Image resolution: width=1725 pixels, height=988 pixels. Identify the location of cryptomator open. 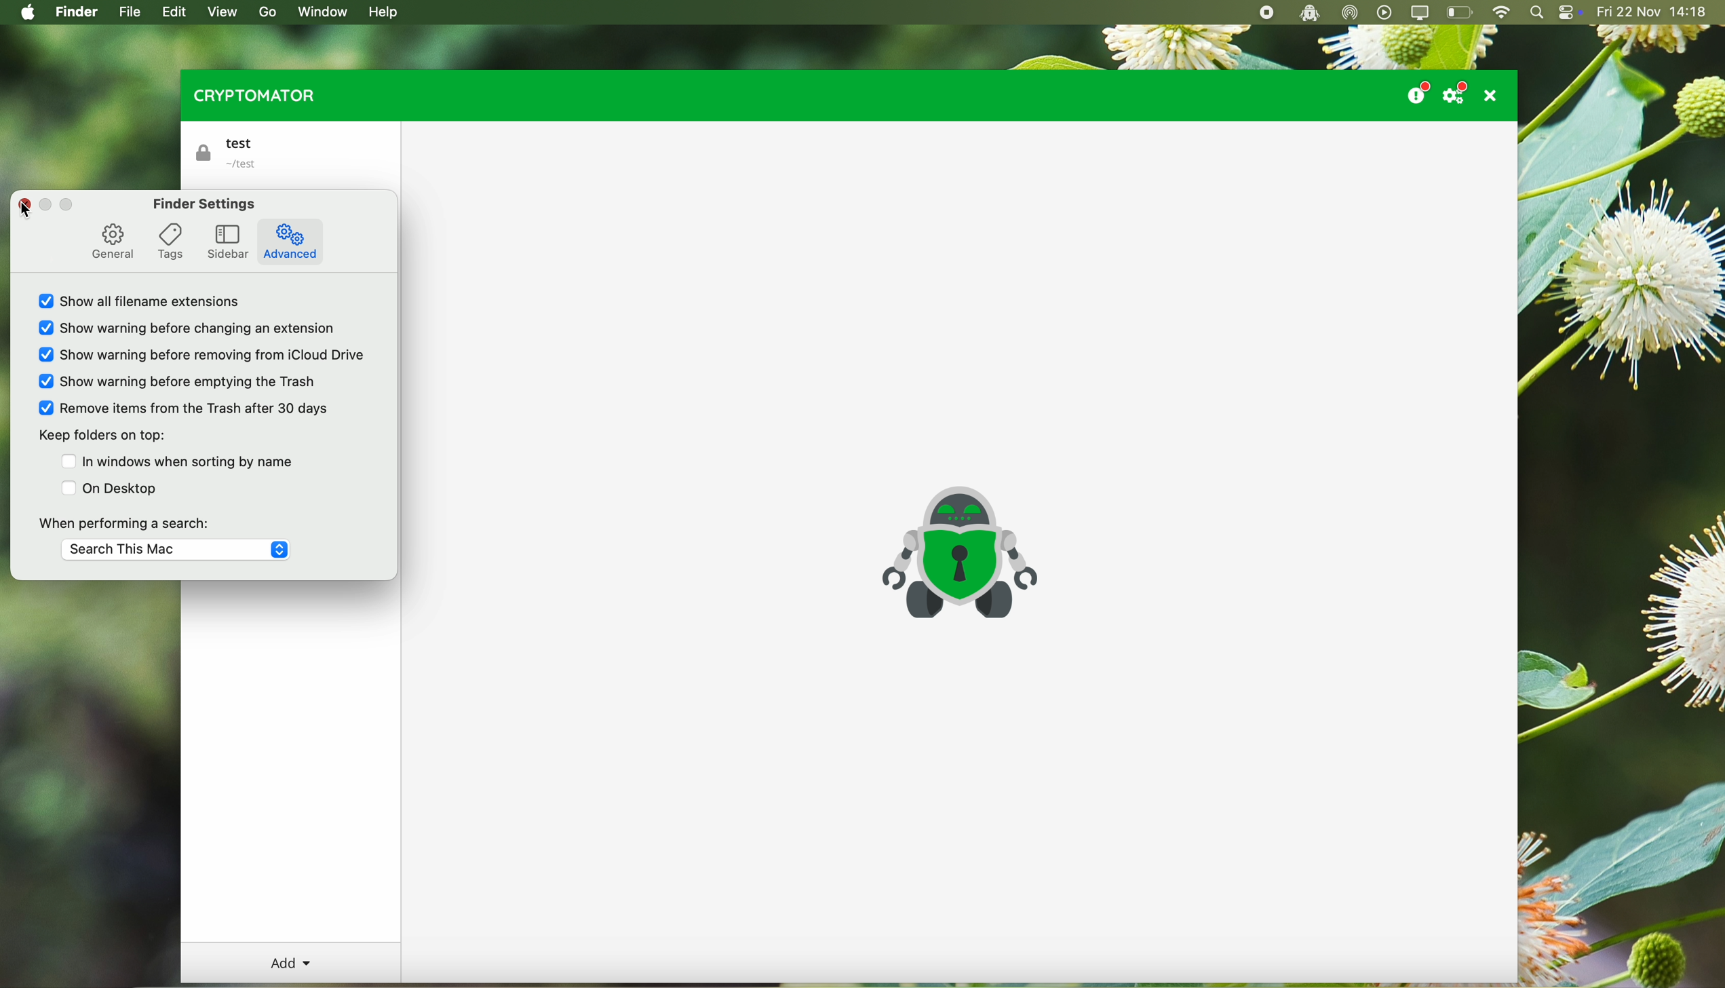
(1306, 13).